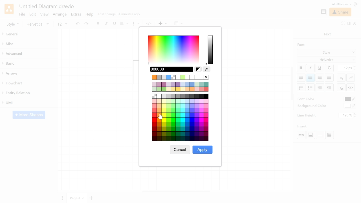  I want to click on font, so click(300, 45).